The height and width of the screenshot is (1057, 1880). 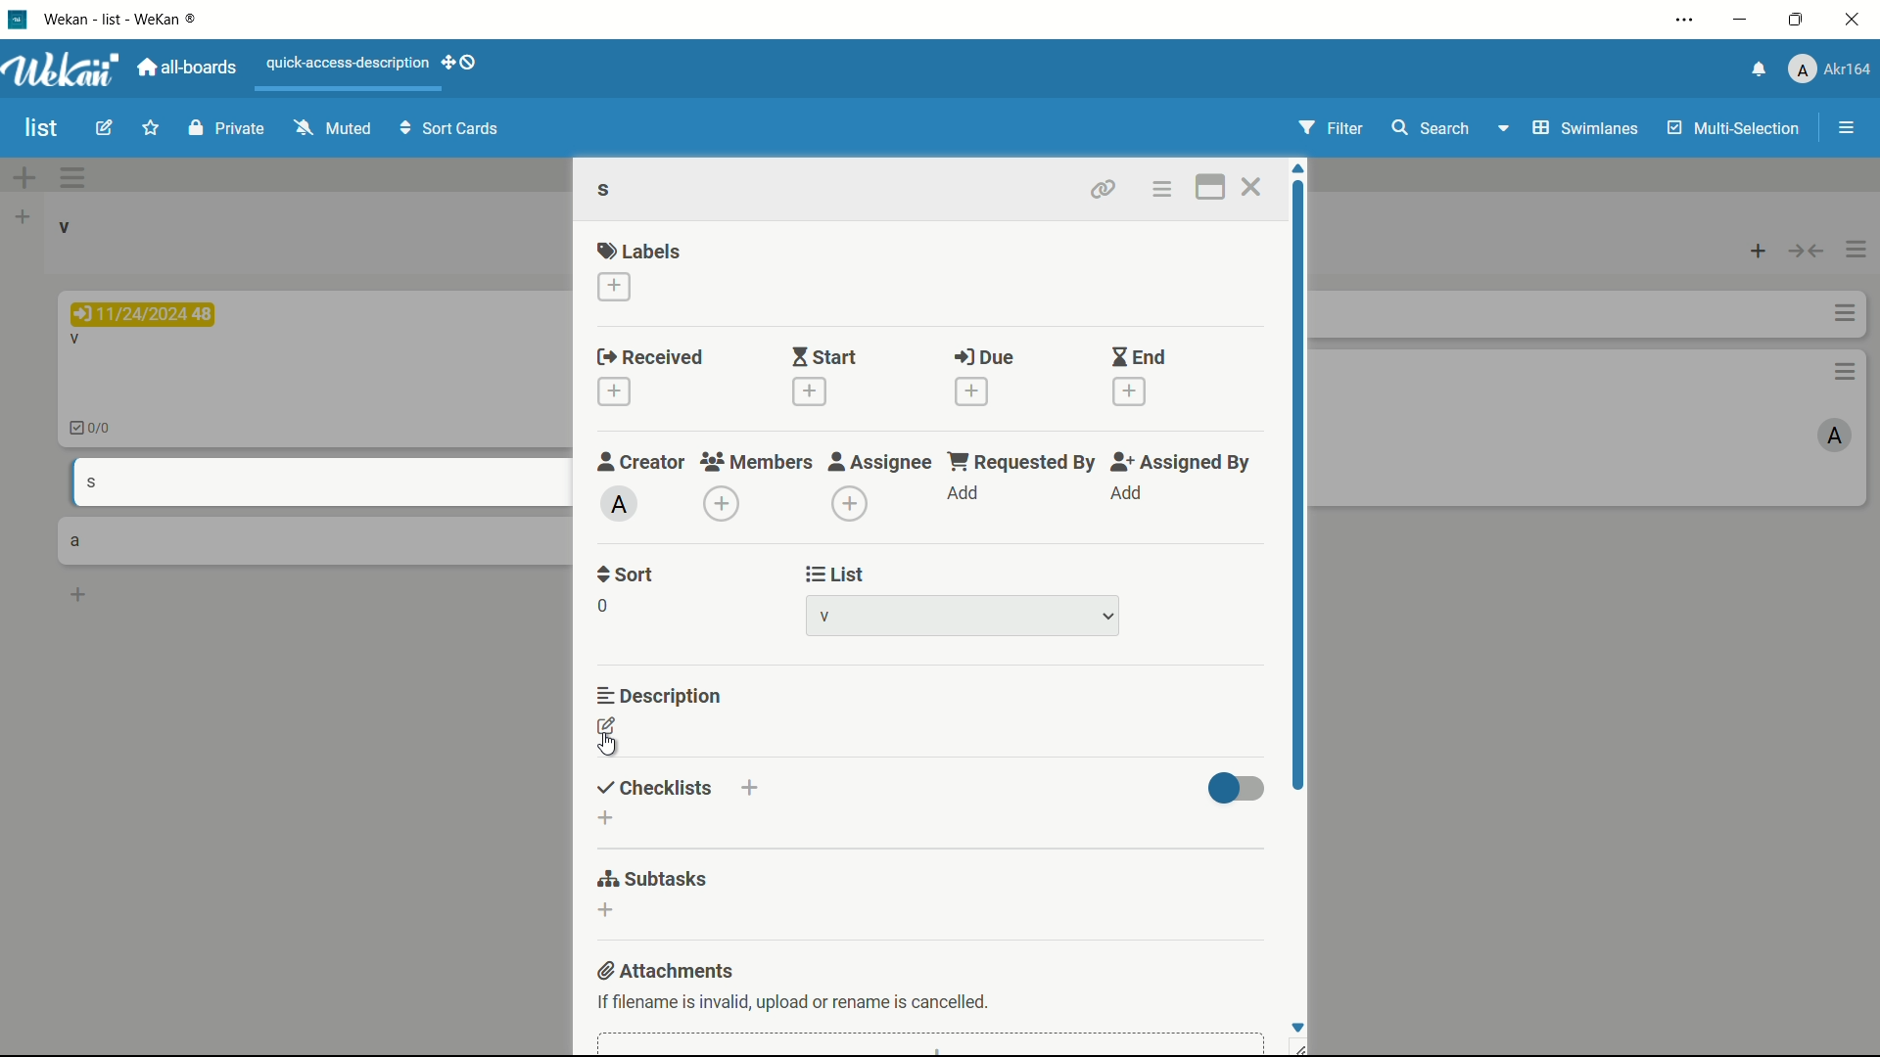 What do you see at coordinates (1249, 186) in the screenshot?
I see `close card` at bounding box center [1249, 186].